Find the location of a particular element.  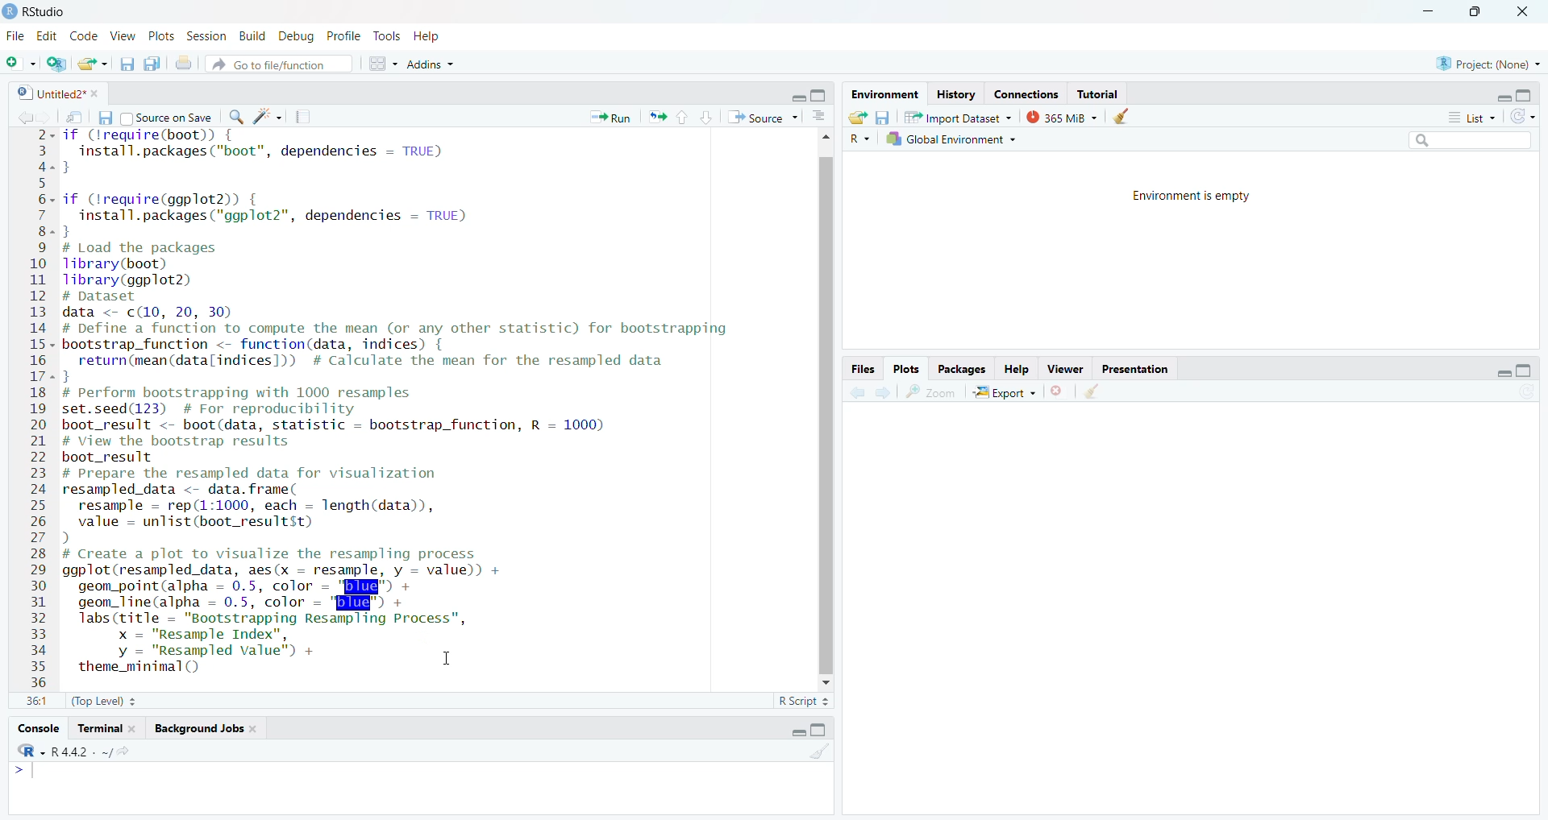

Presentation is located at coordinates (1140, 370).